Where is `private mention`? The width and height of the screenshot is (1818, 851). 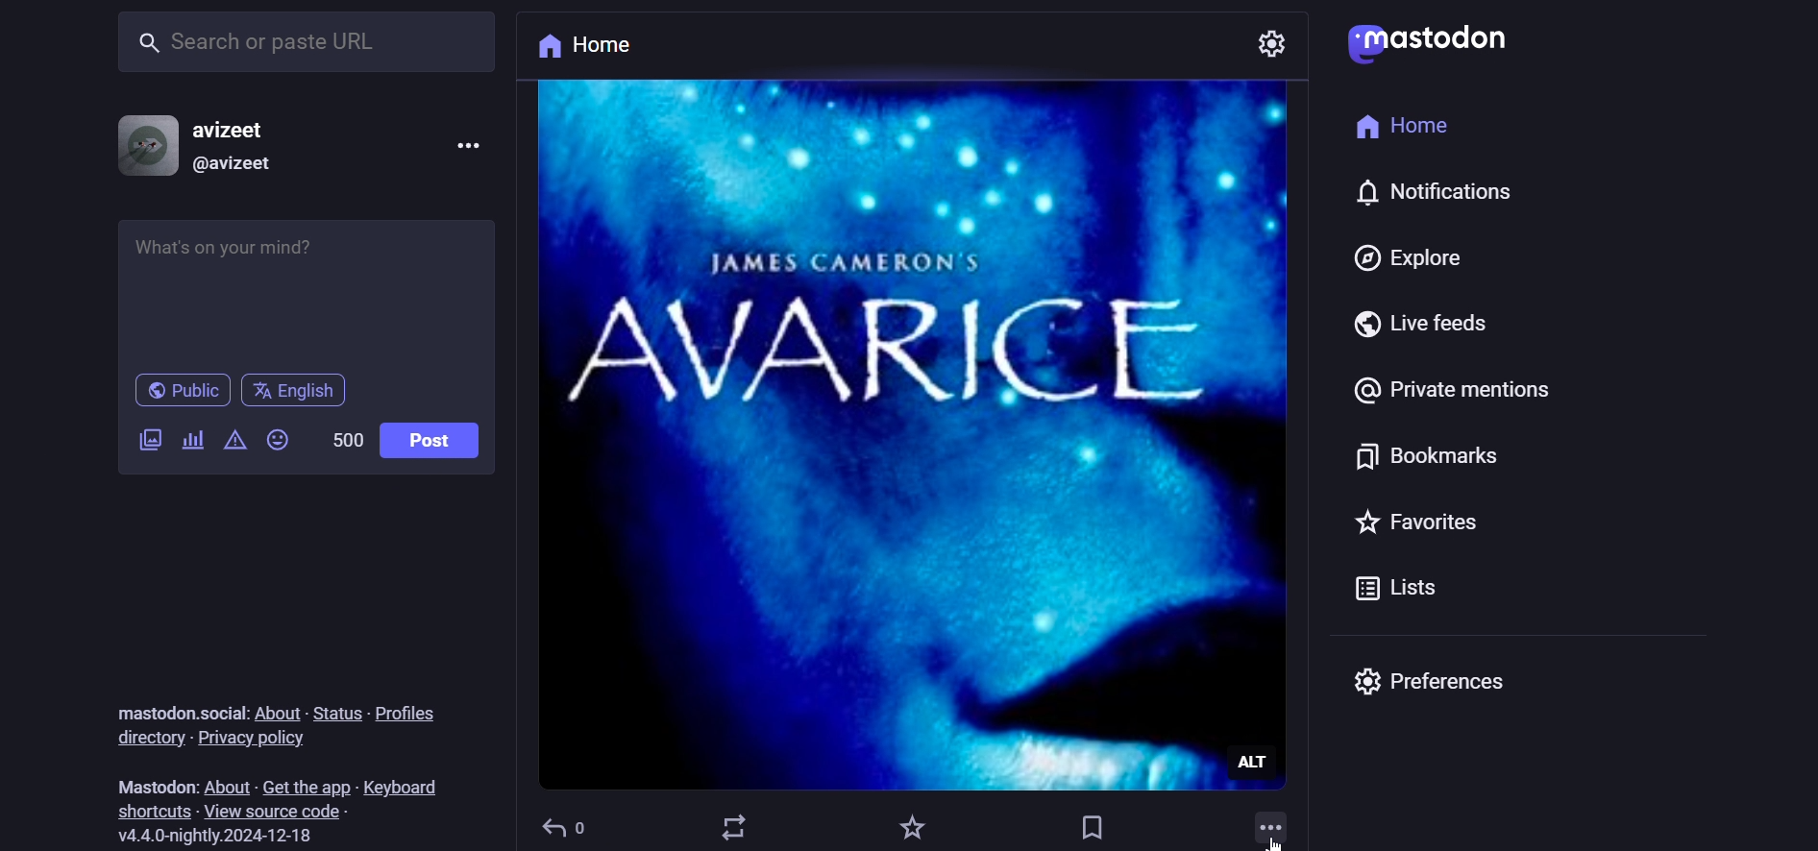
private mention is located at coordinates (1457, 386).